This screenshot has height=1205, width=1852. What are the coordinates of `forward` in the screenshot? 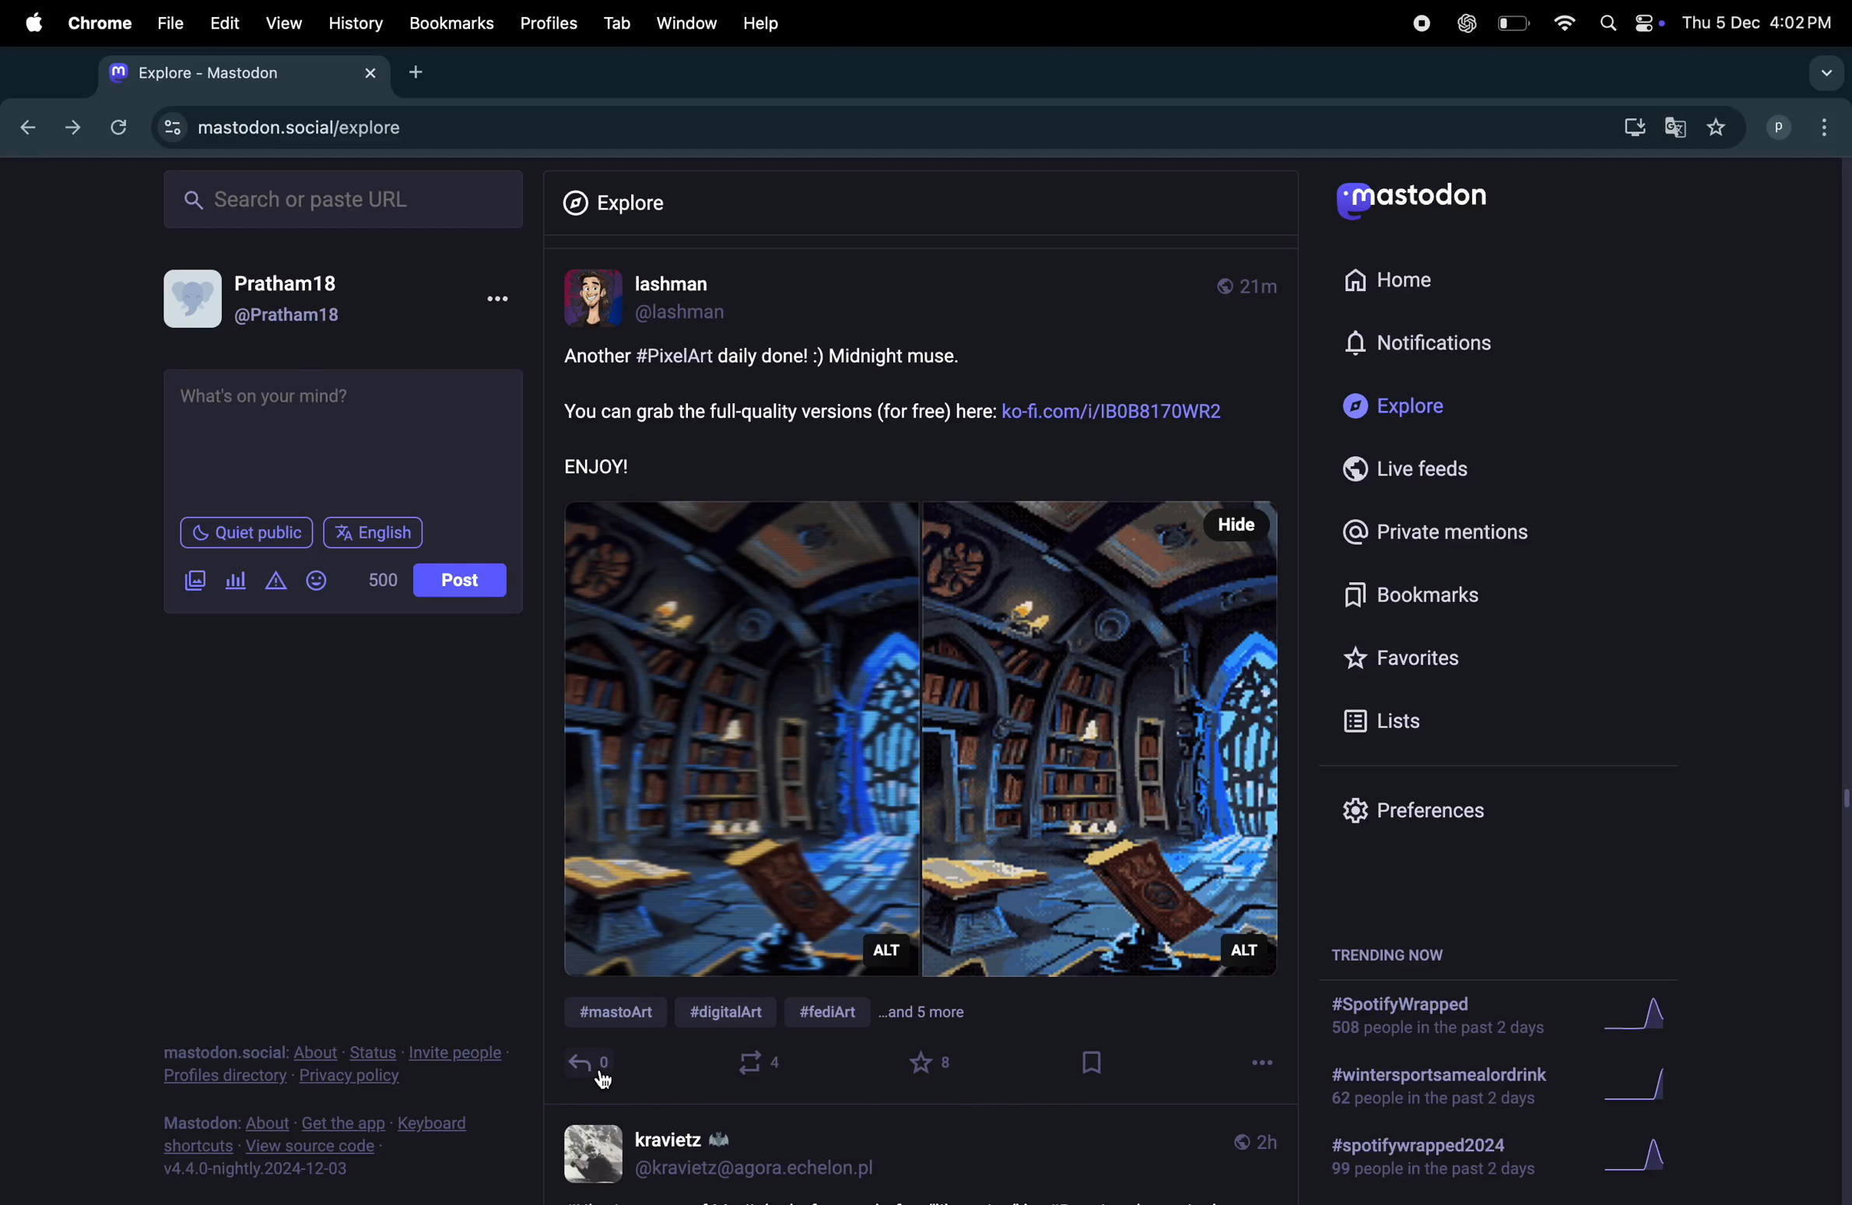 It's located at (71, 128).